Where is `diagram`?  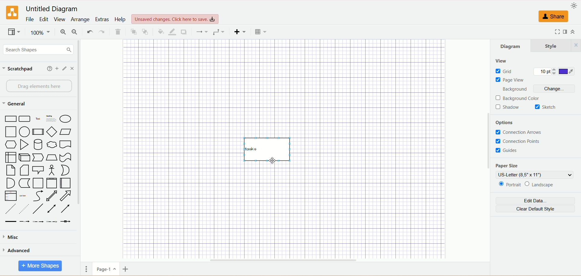 diagram is located at coordinates (511, 46).